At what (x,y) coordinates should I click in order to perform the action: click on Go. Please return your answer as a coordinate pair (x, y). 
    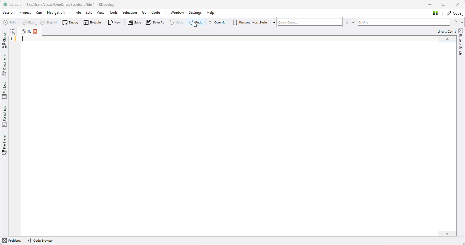
    Looking at the image, I should click on (144, 12).